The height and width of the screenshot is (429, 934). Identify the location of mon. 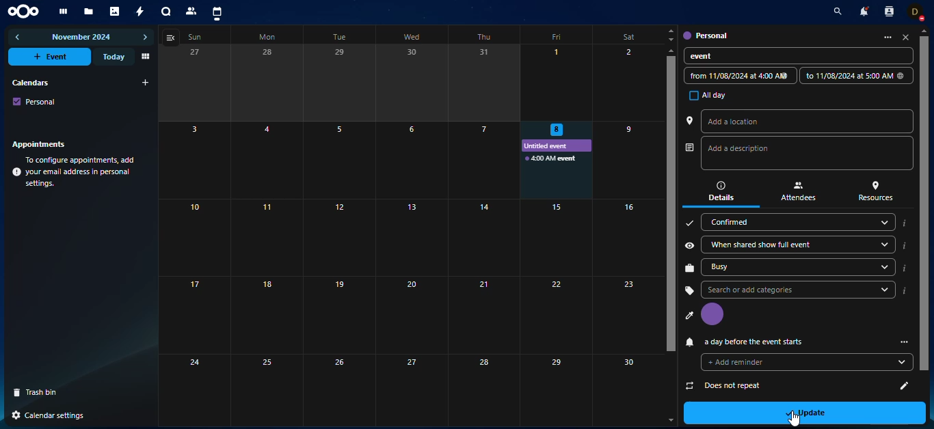
(269, 36).